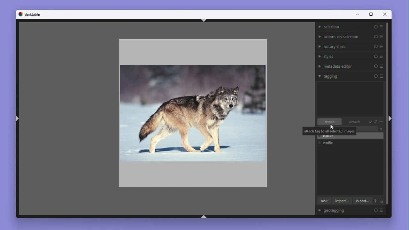 The height and width of the screenshot is (230, 409). Describe the element at coordinates (350, 46) in the screenshot. I see `History stack` at that location.